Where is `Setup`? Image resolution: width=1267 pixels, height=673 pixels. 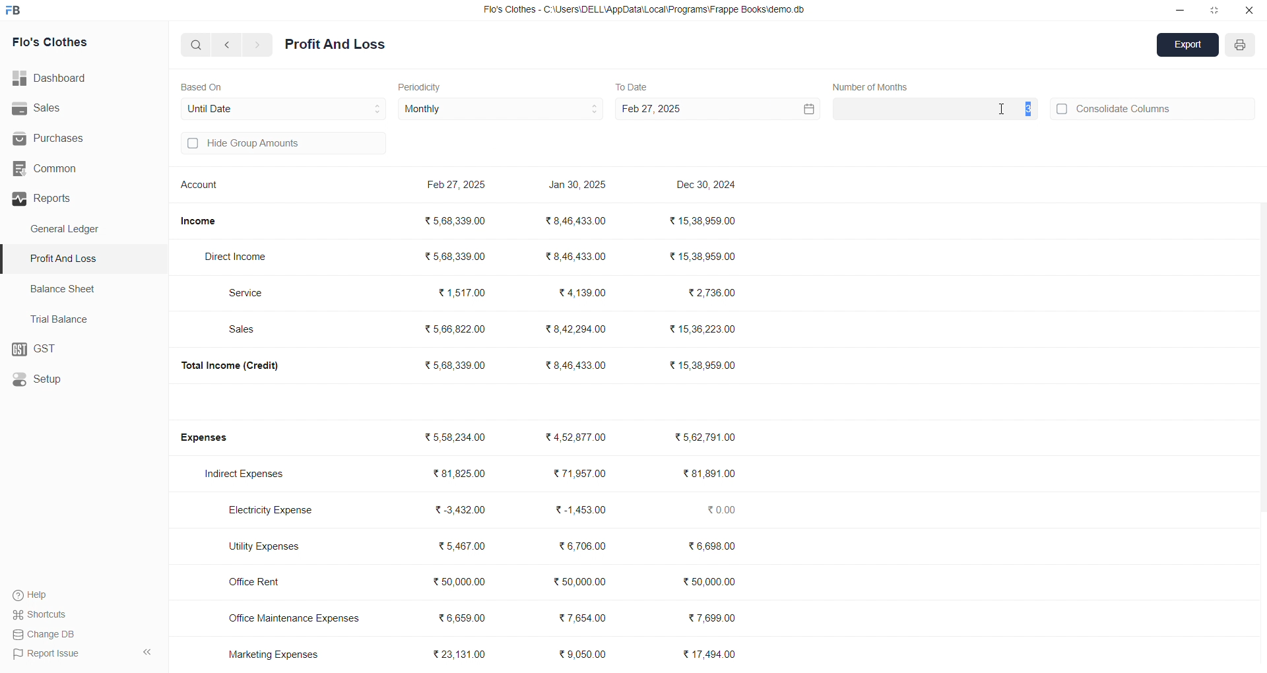 Setup is located at coordinates (77, 380).